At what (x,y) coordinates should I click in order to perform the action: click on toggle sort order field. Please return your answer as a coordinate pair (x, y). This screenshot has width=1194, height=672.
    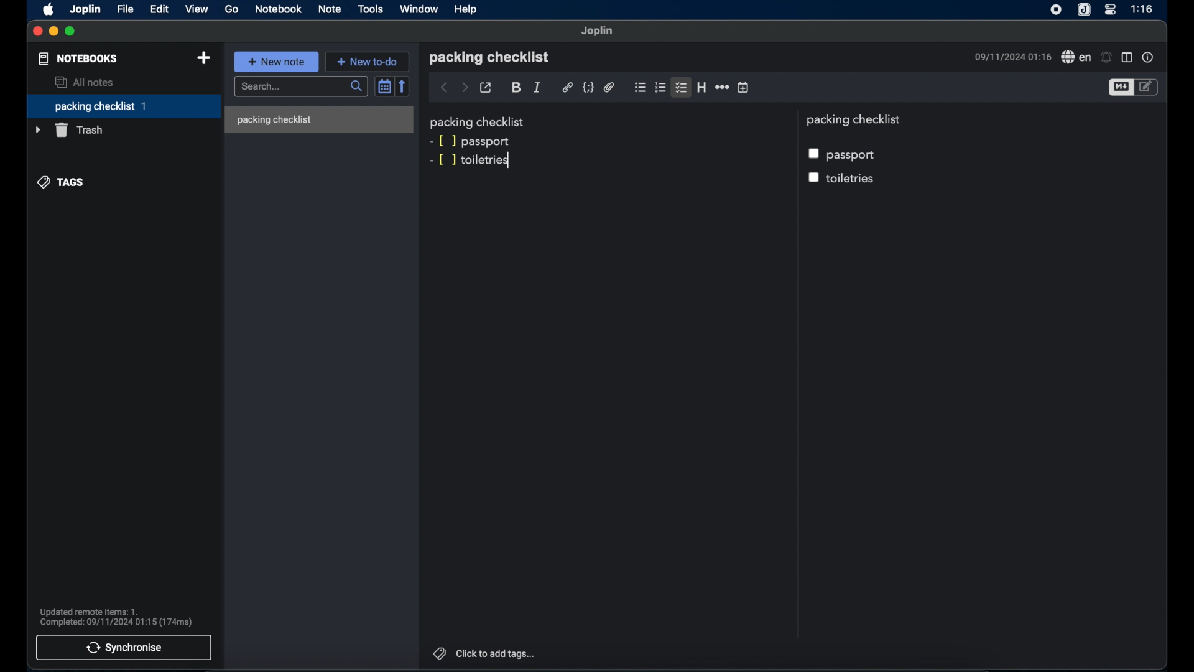
    Looking at the image, I should click on (384, 86).